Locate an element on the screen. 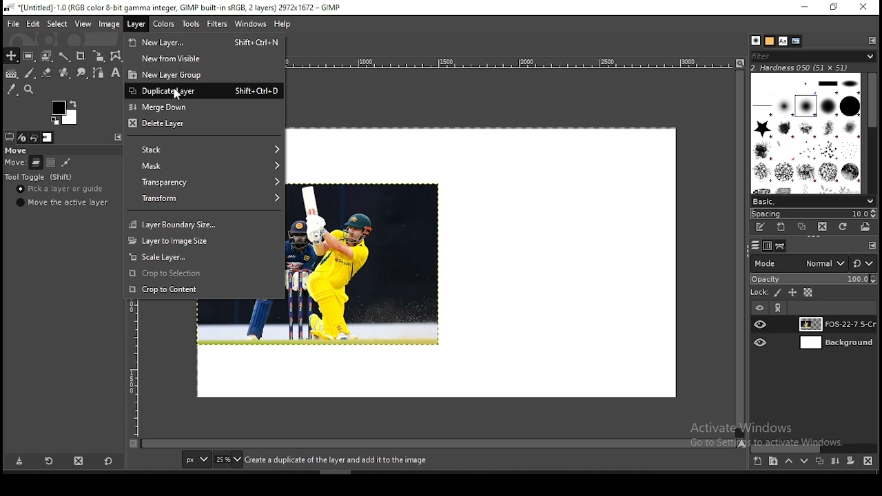 Image resolution: width=882 pixels, height=496 pixels. heal tool is located at coordinates (63, 74).